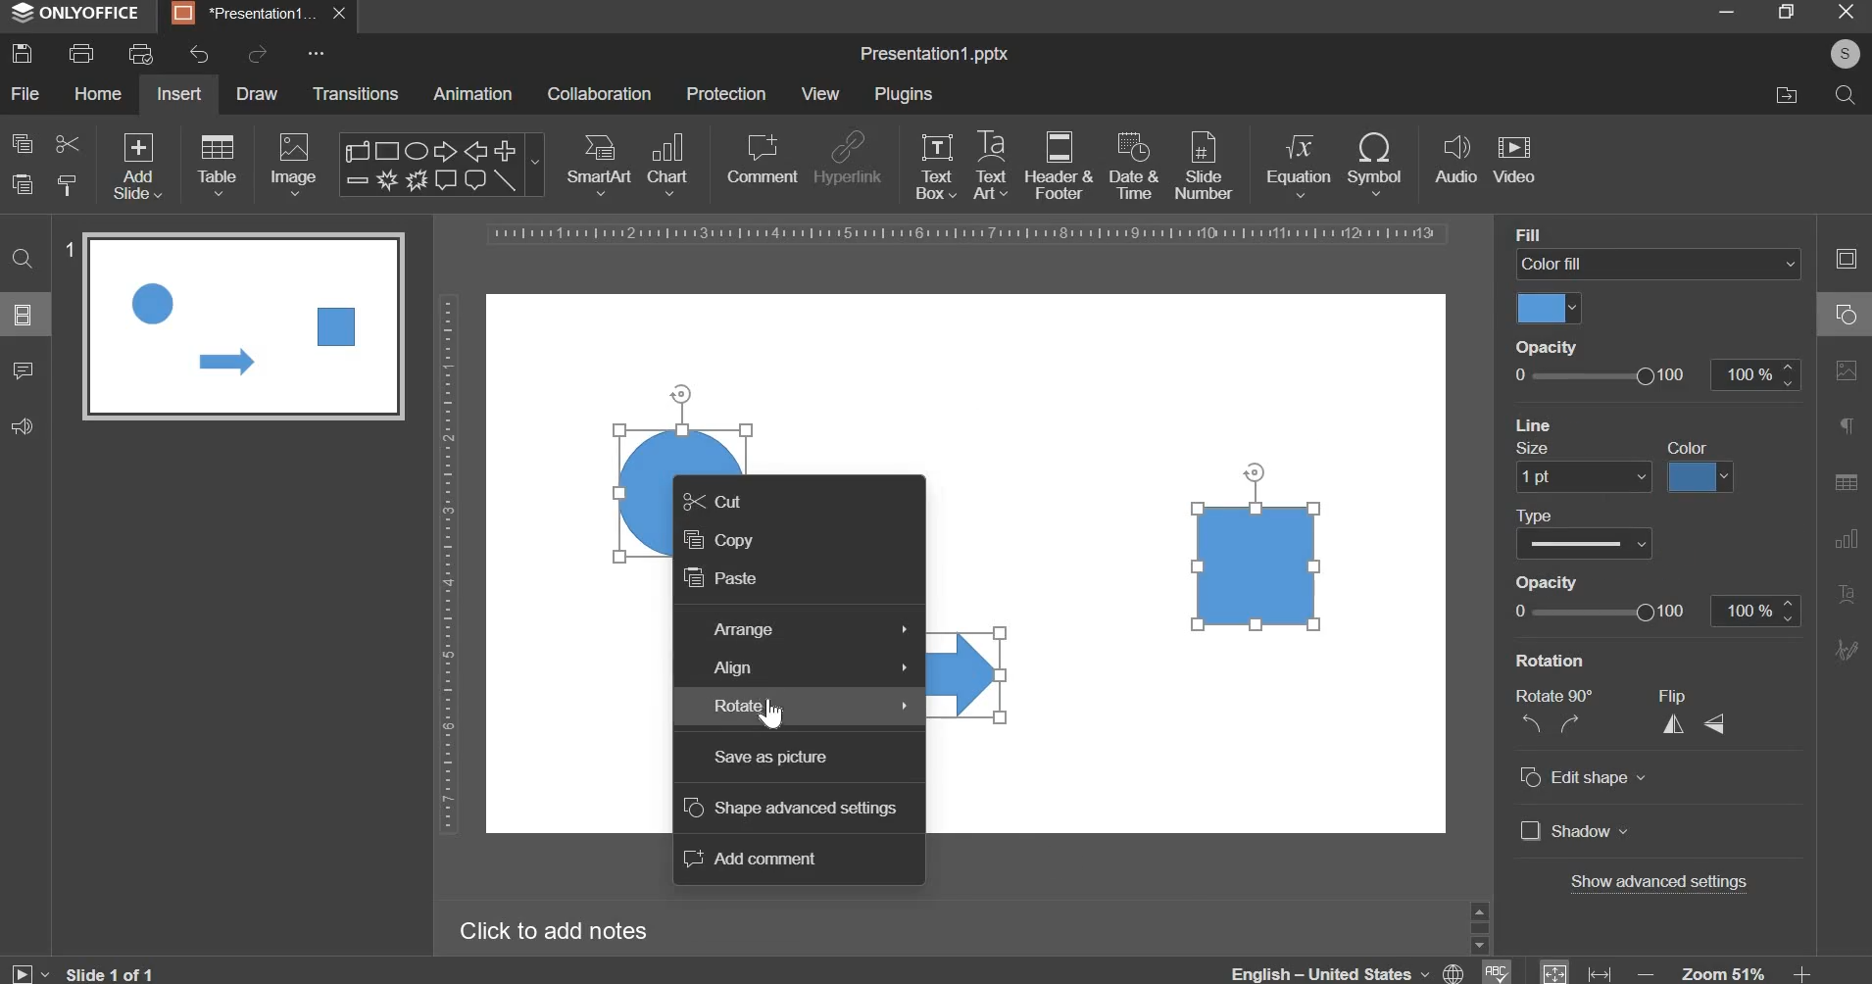 The width and height of the screenshot is (1872, 984). Describe the element at coordinates (991, 165) in the screenshot. I see `text art` at that location.